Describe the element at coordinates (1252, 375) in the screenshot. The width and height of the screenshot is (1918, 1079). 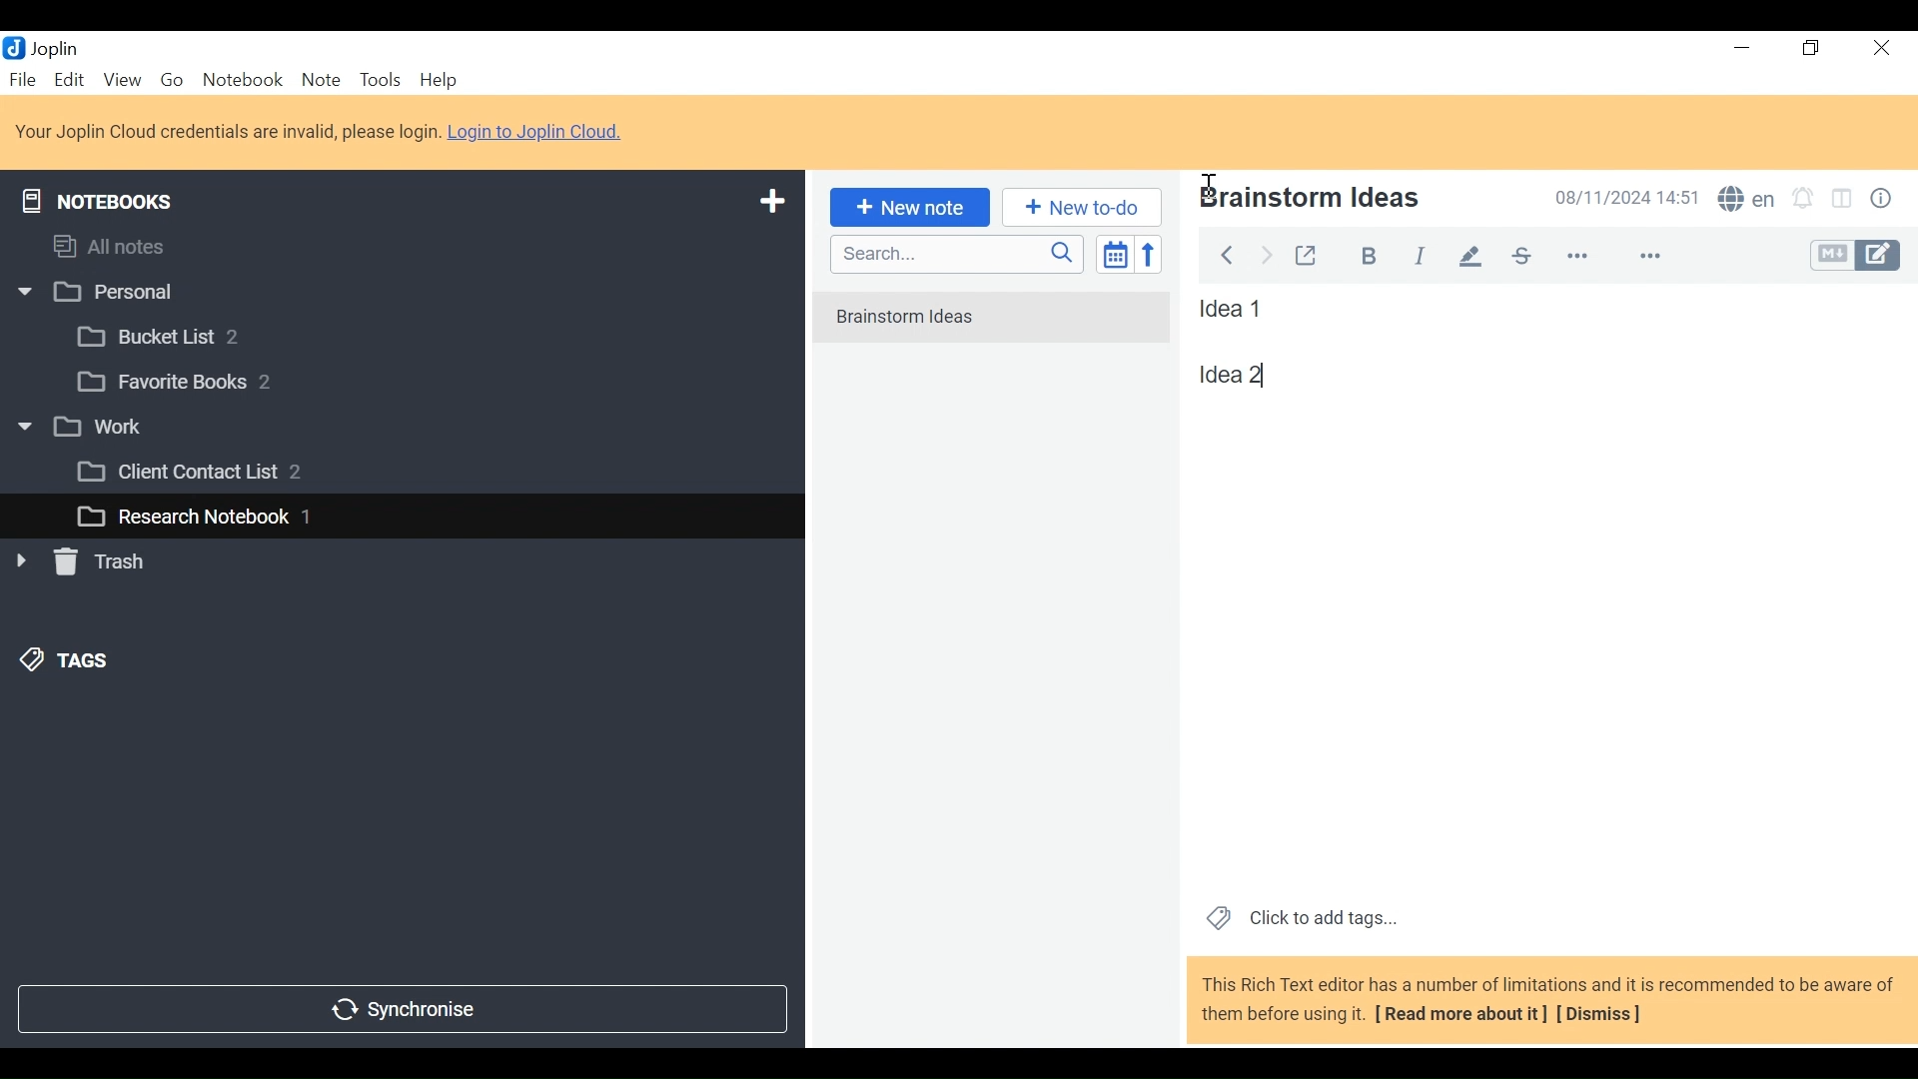
I see `Note View` at that location.